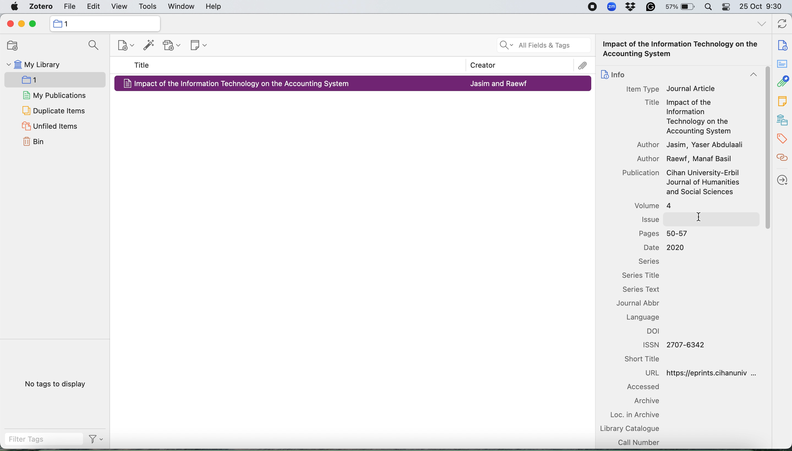  I want to click on sync with zotero.org, so click(783, 23).